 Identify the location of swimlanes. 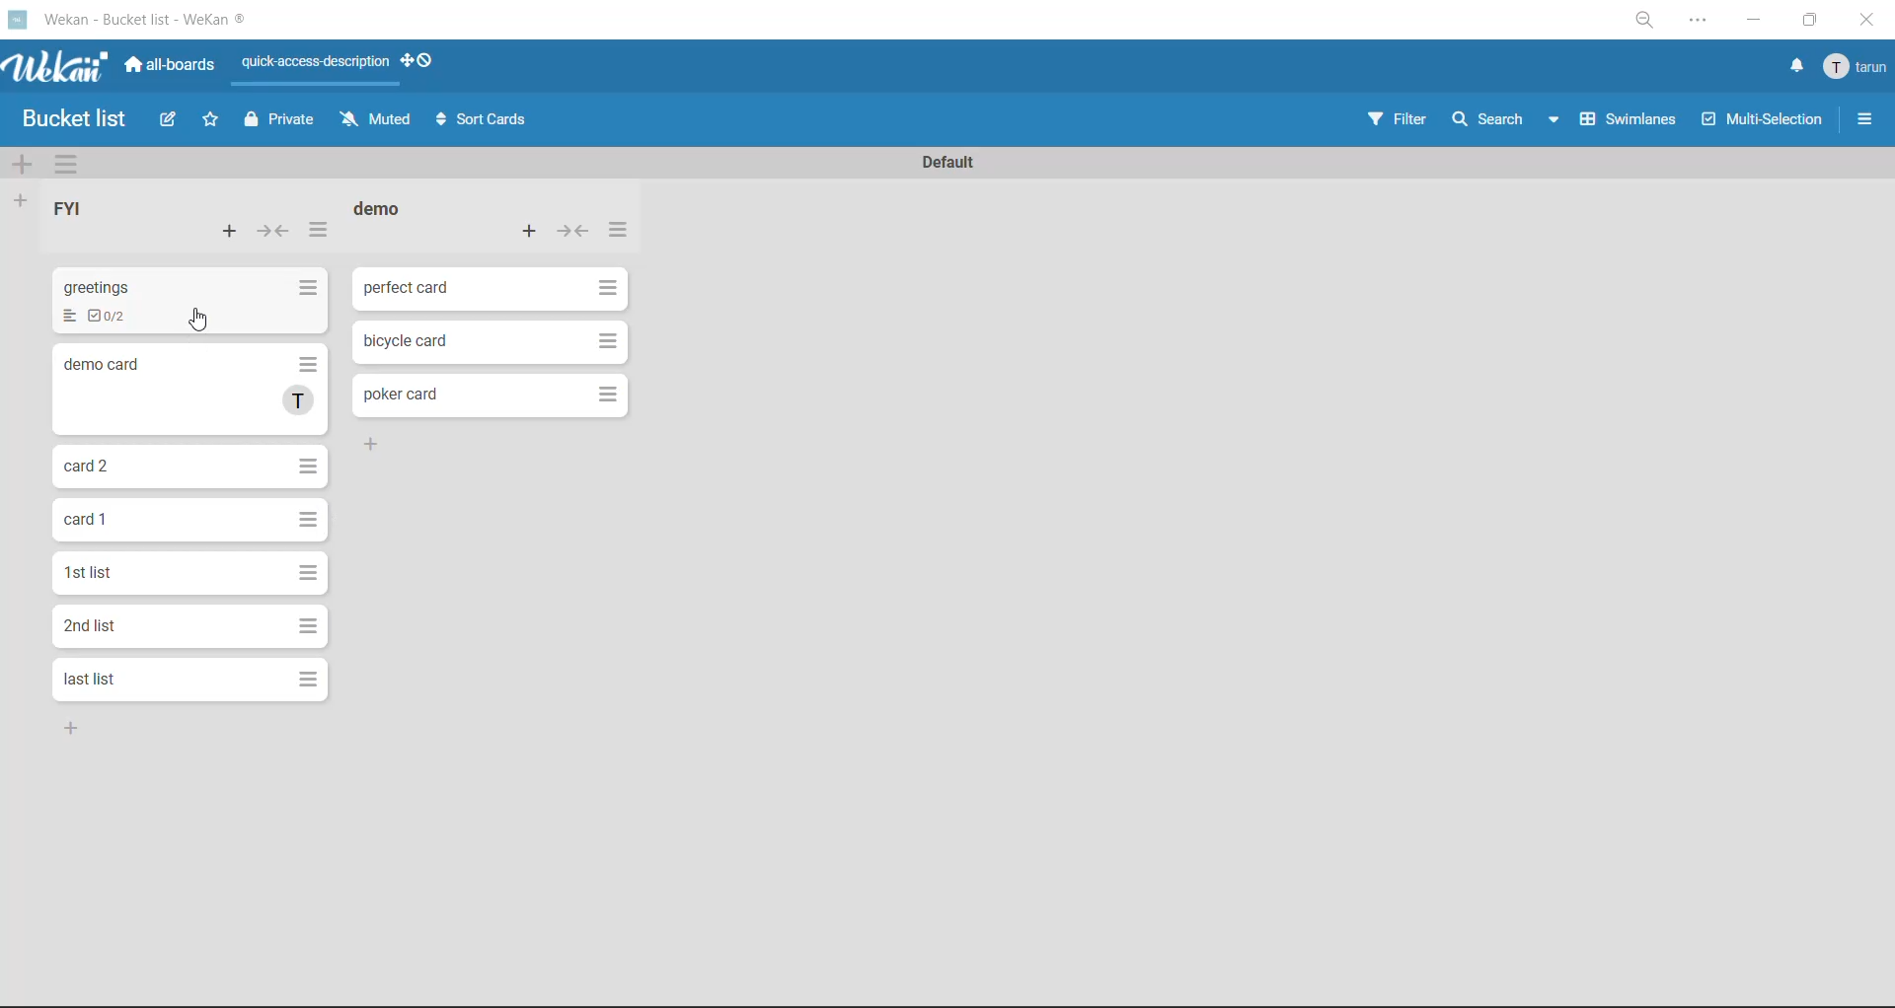
(1626, 123).